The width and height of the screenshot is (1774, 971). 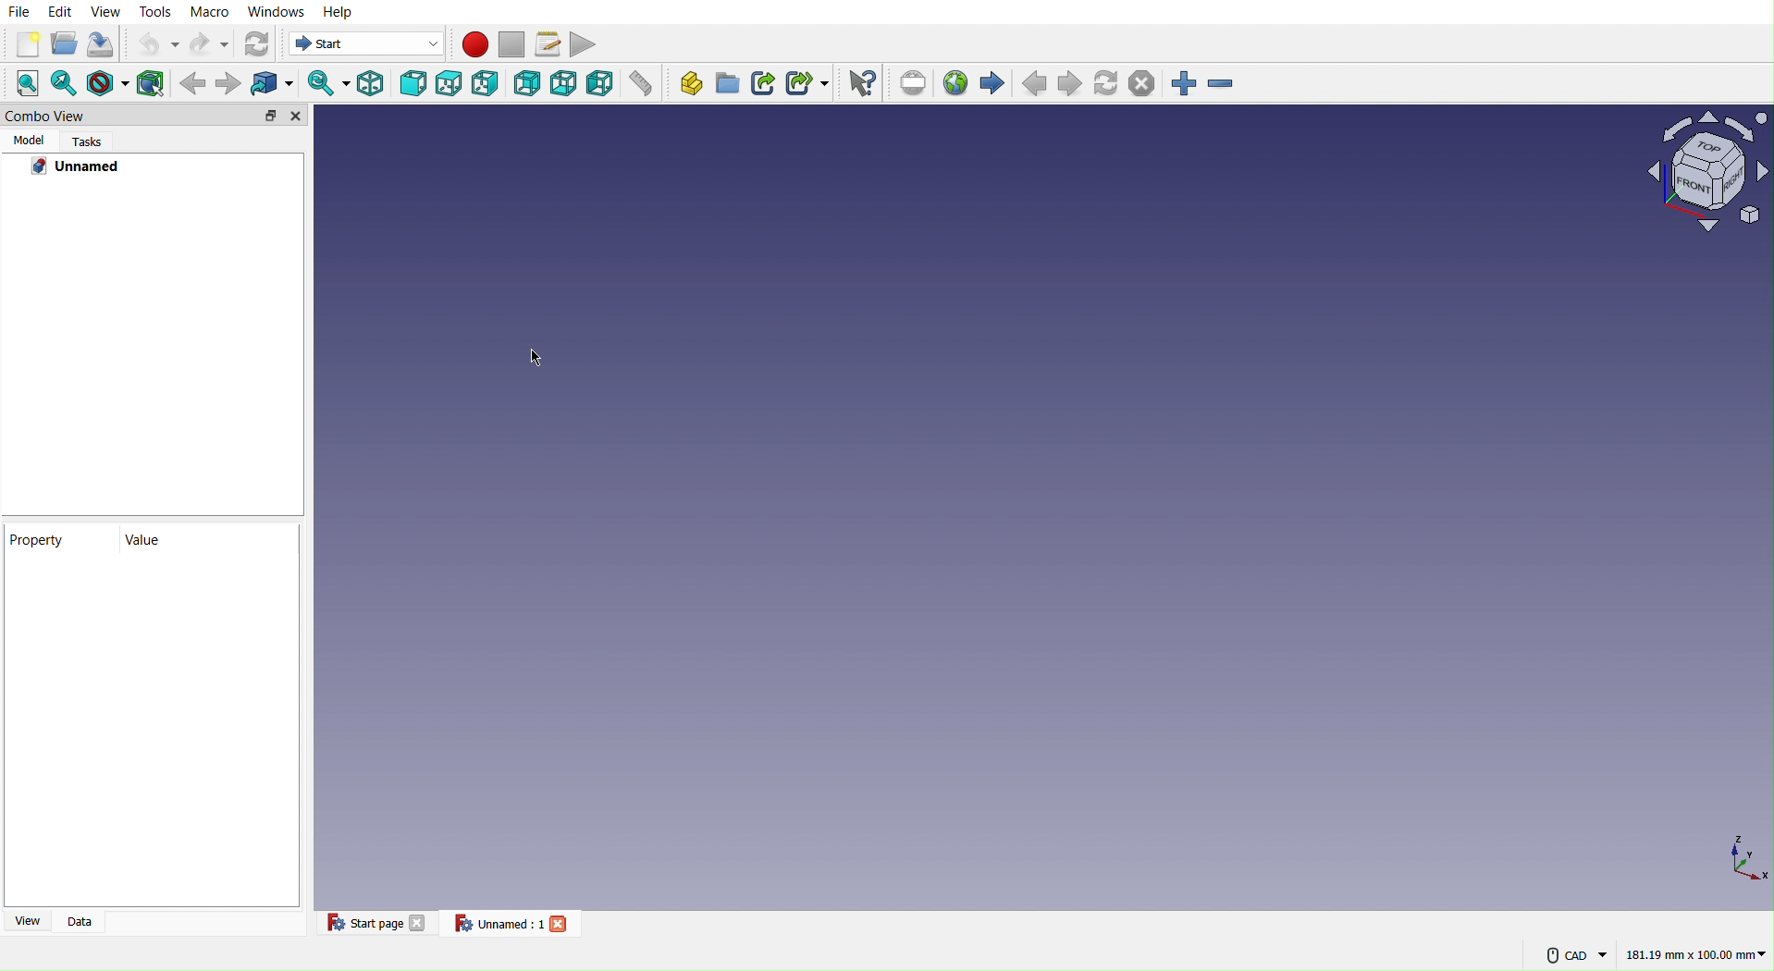 I want to click on Unnamed : 1, so click(x=516, y=926).